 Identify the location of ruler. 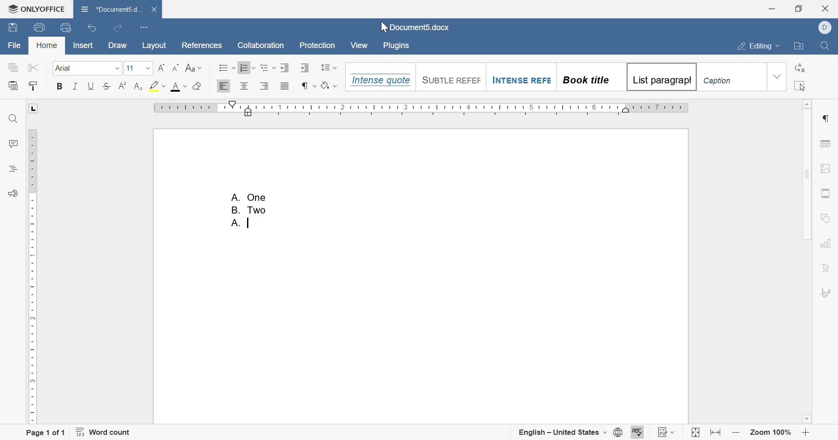
(421, 109).